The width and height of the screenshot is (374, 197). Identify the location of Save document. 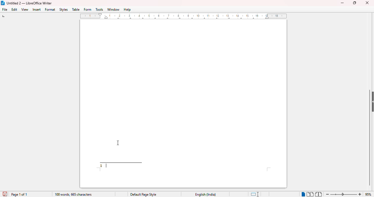
(4, 193).